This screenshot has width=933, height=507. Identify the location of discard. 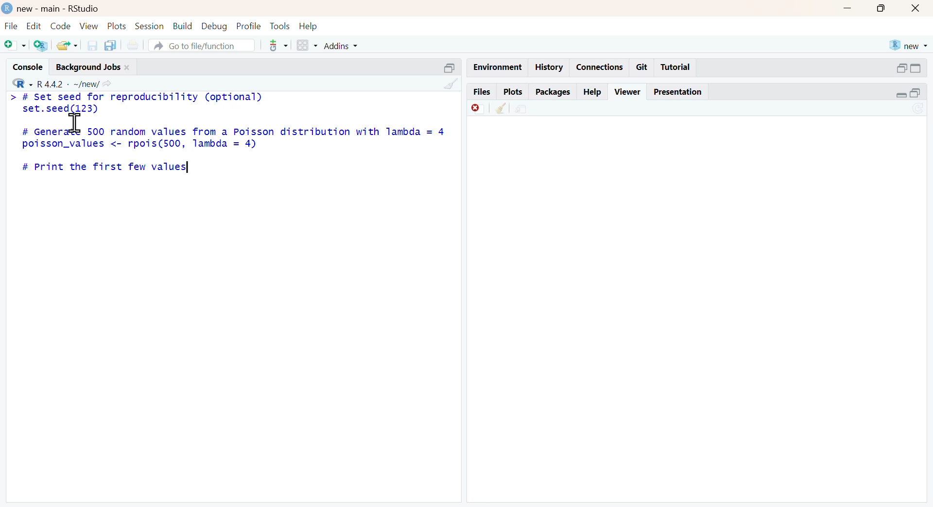
(479, 109).